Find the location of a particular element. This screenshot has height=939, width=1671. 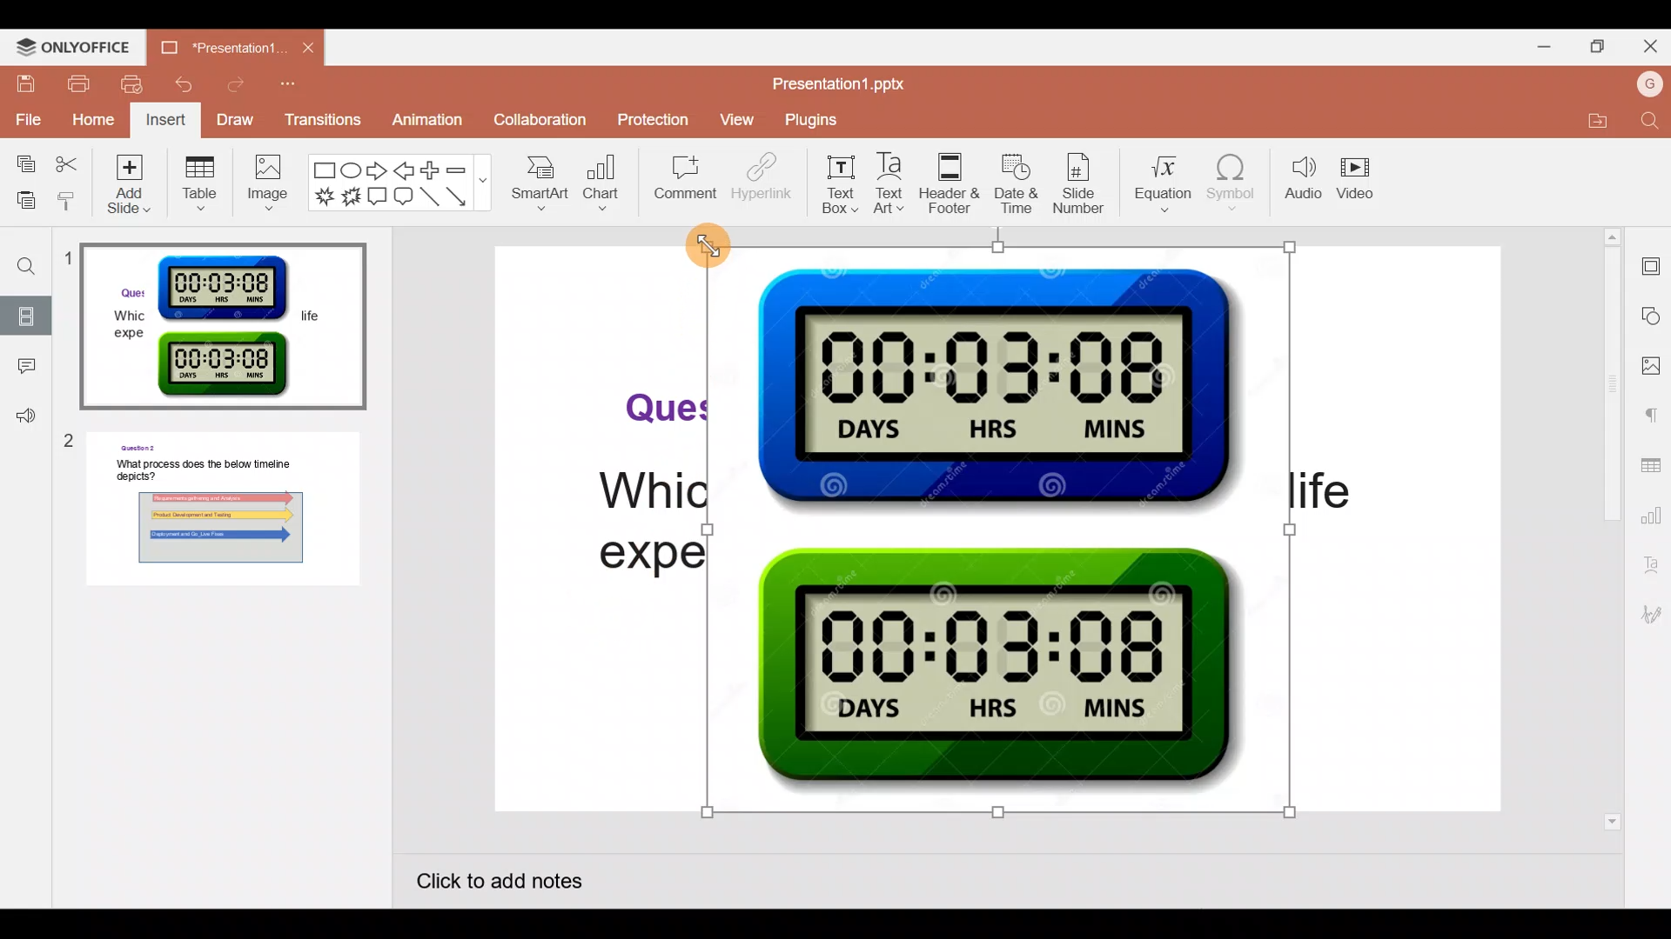

Image is located at coordinates (267, 185).